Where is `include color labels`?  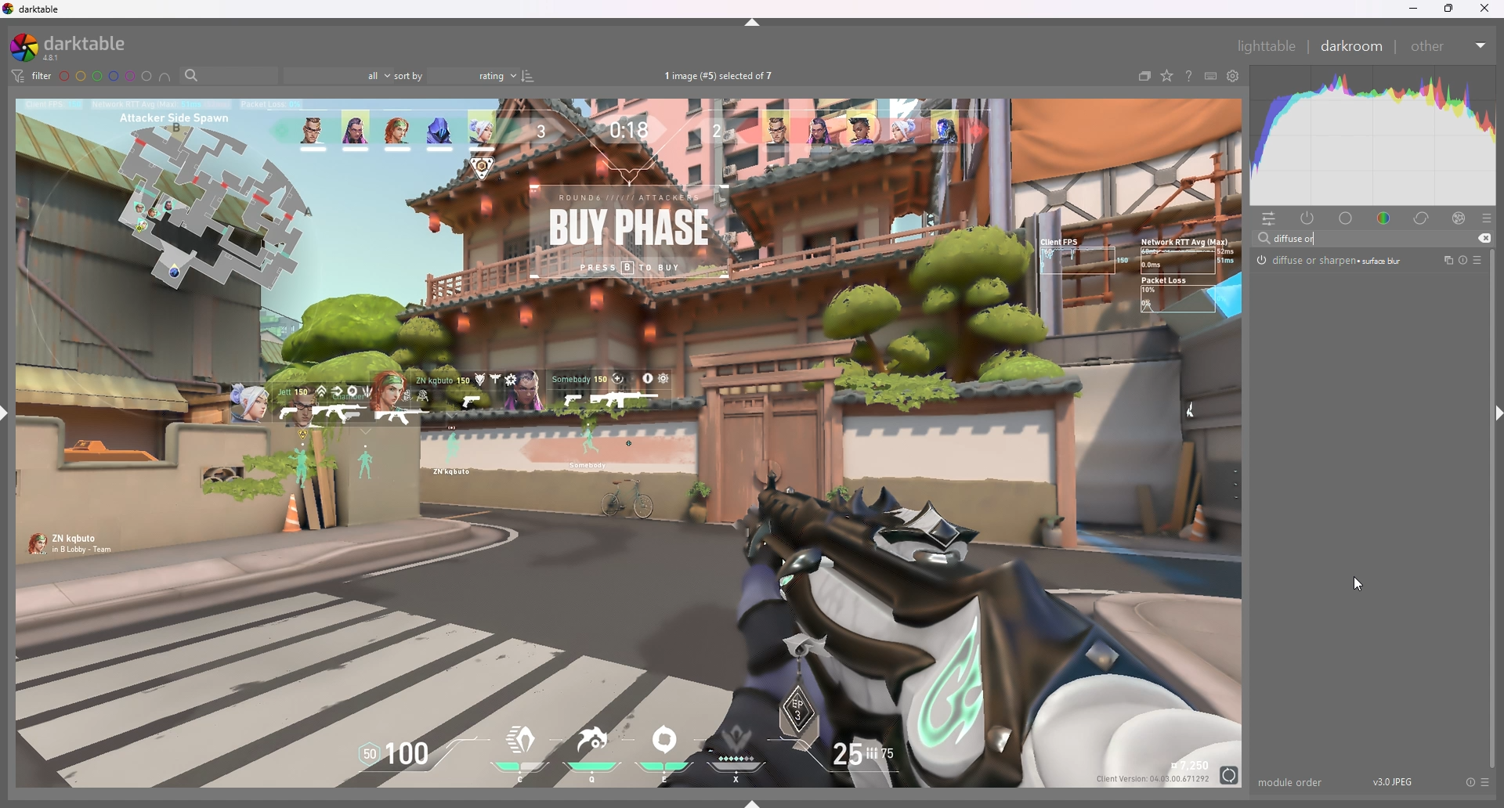 include color labels is located at coordinates (164, 76).